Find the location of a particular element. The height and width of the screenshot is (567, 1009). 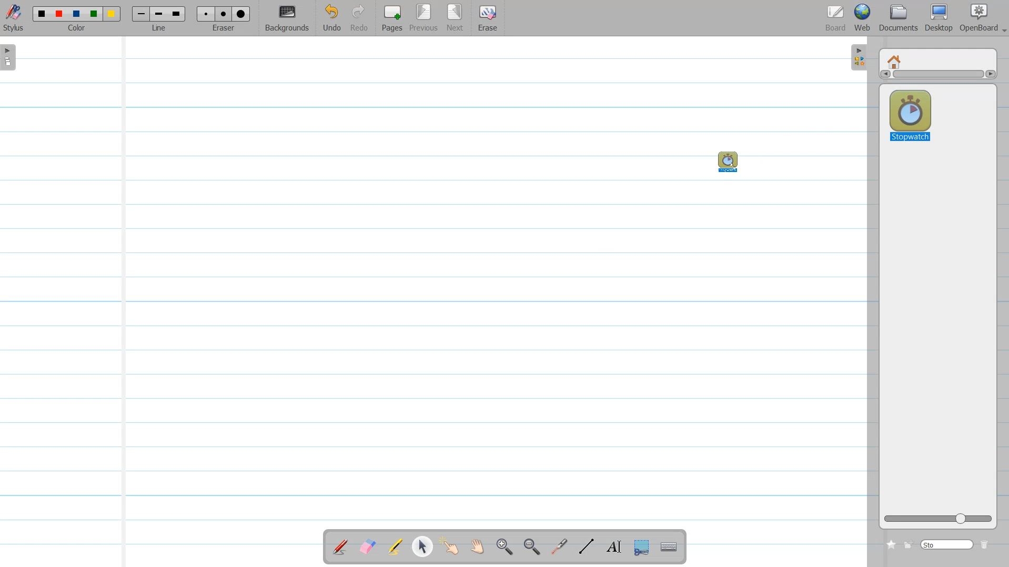

Redo is located at coordinates (360, 18).